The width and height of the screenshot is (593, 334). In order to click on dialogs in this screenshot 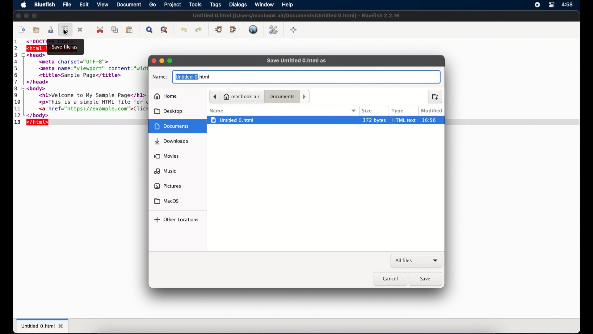, I will do `click(238, 5)`.